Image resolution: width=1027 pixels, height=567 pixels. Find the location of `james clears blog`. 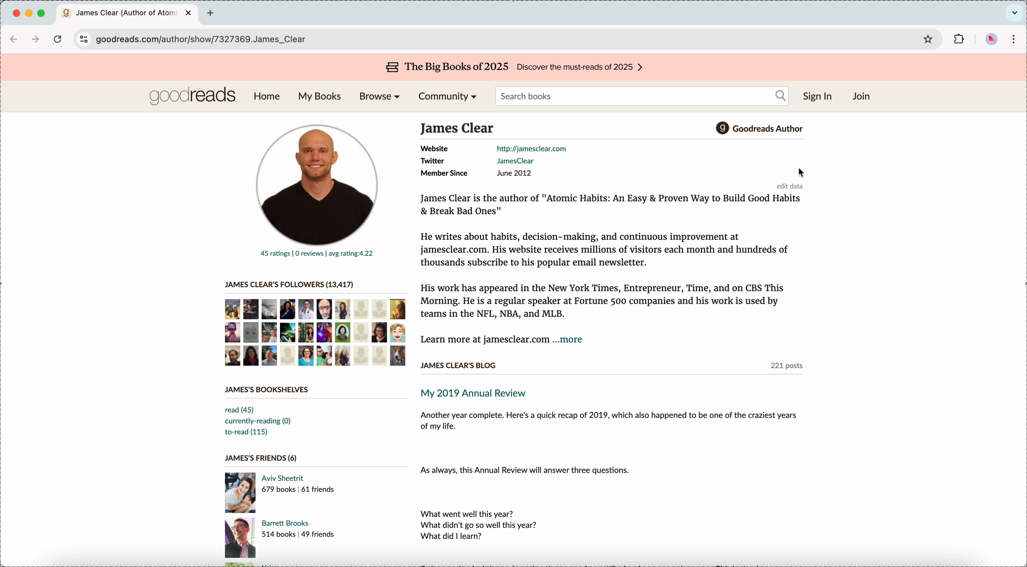

james clears blog is located at coordinates (458, 365).